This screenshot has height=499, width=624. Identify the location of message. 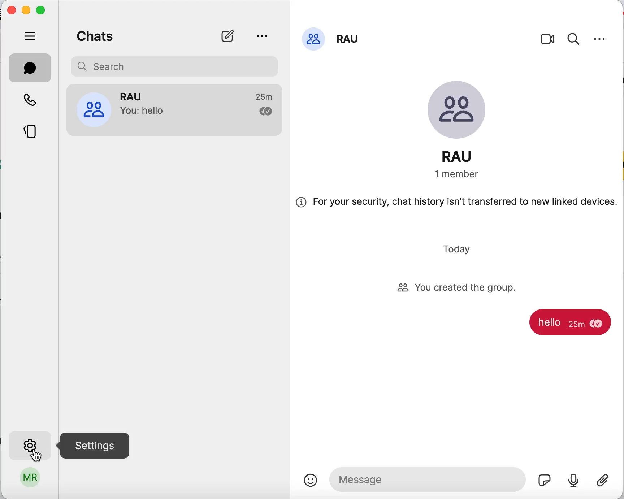
(429, 478).